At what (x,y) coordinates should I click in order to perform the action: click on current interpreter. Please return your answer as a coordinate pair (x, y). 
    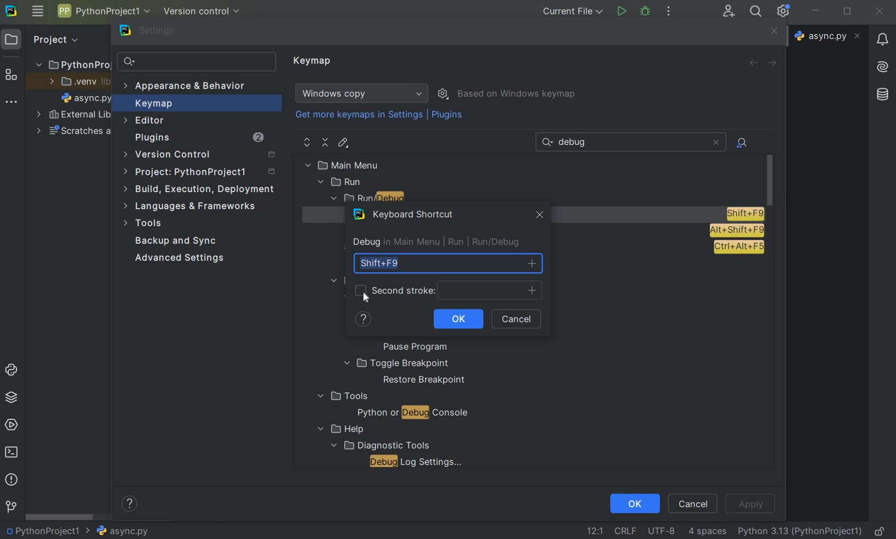
    Looking at the image, I should click on (800, 531).